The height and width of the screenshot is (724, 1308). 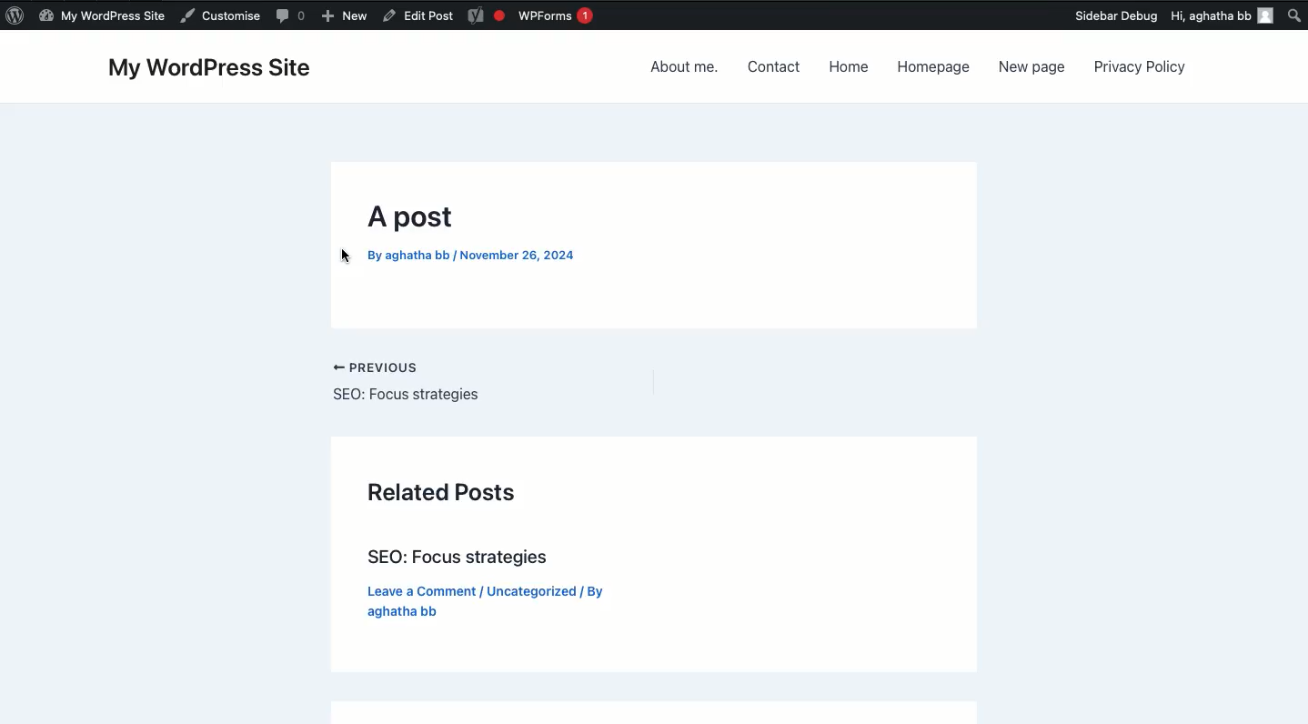 I want to click on WPForms, so click(x=557, y=17).